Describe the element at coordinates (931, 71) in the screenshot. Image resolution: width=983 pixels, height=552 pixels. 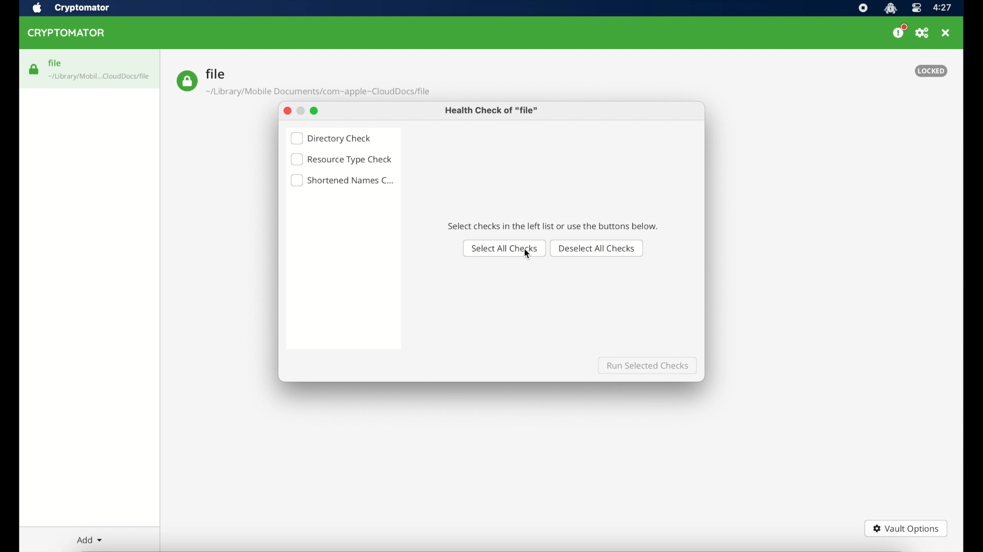
I see `locked` at that location.